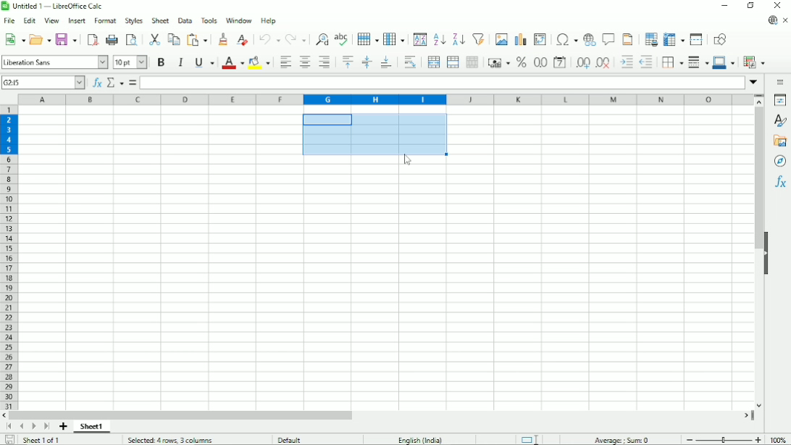 This screenshot has width=791, height=445. What do you see at coordinates (779, 99) in the screenshot?
I see `Properties` at bounding box center [779, 99].